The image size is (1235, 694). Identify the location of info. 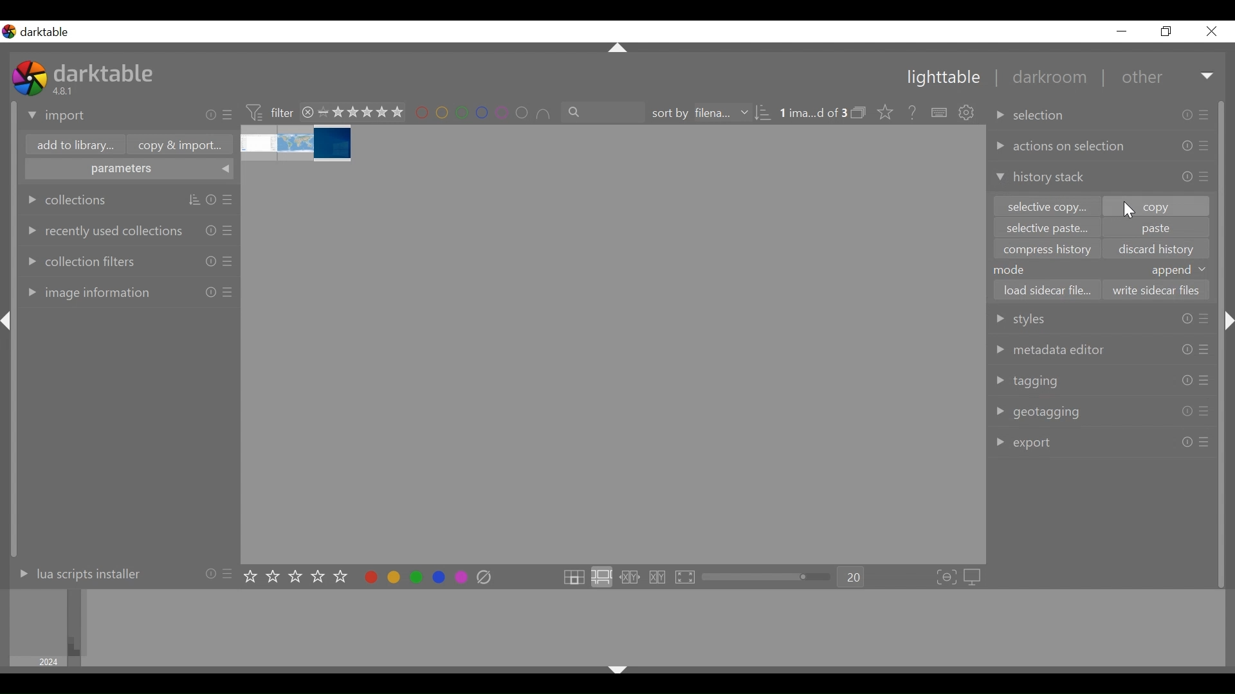
(210, 573).